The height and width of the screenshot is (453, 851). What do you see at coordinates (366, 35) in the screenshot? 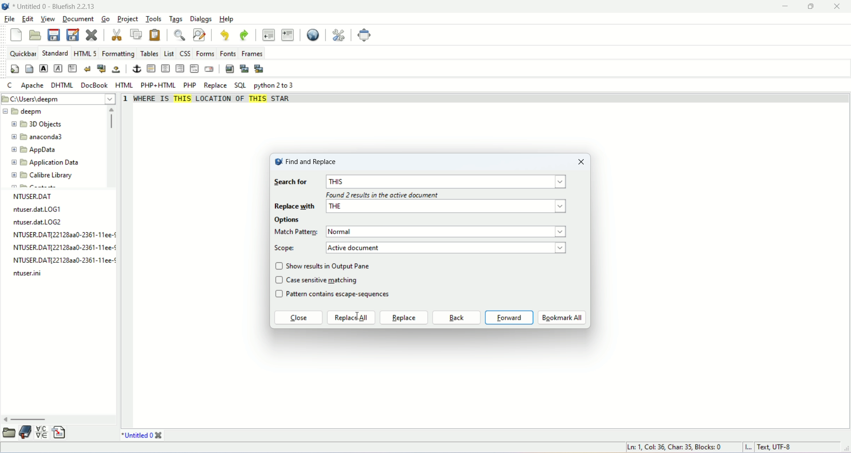
I see `fullscreen` at bounding box center [366, 35].